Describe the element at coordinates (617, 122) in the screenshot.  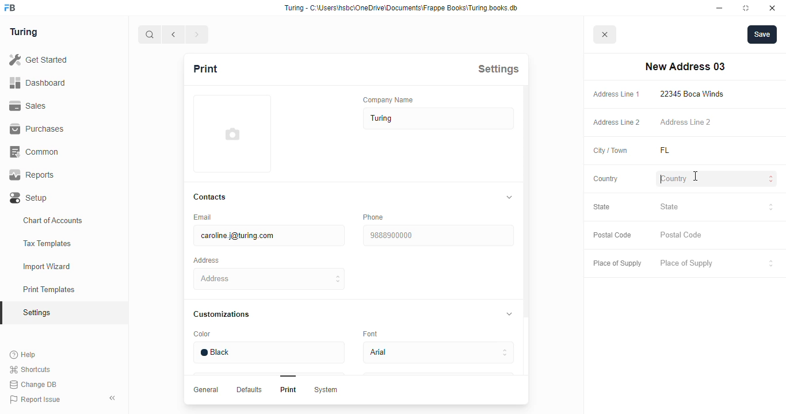
I see `address line 2` at that location.